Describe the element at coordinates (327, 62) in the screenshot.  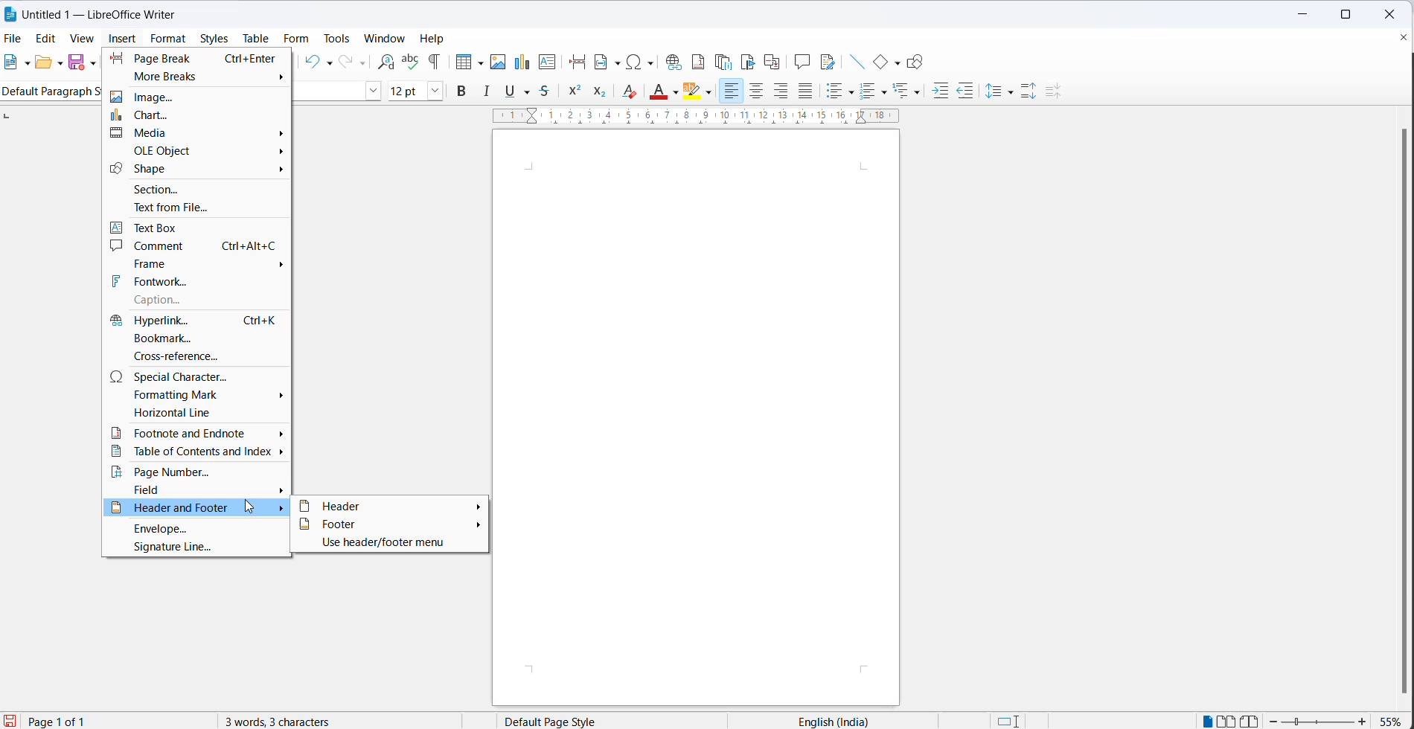
I see `undo options` at that location.